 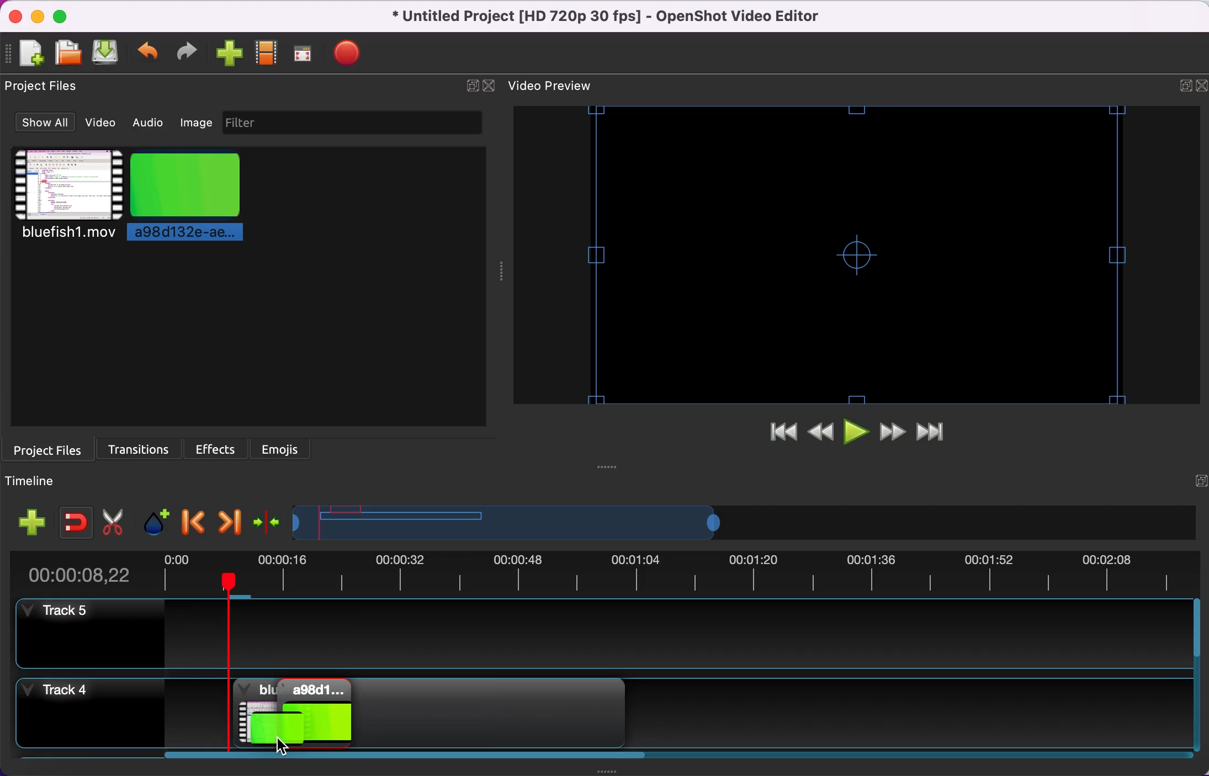 I want to click on track 4, so click(x=83, y=709).